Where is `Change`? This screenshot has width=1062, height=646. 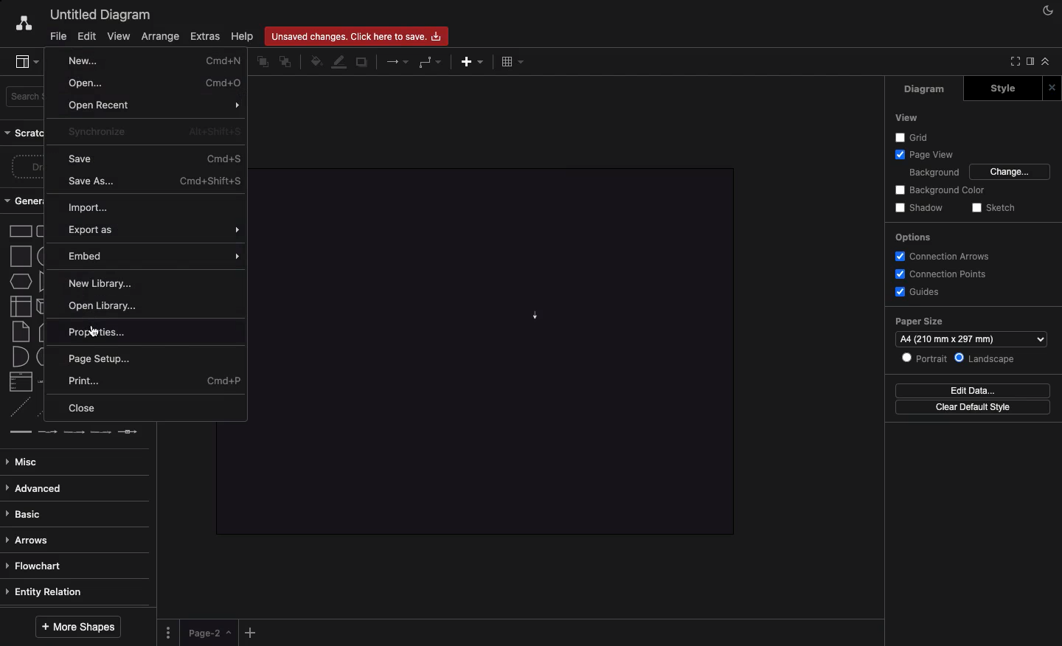 Change is located at coordinates (1011, 172).